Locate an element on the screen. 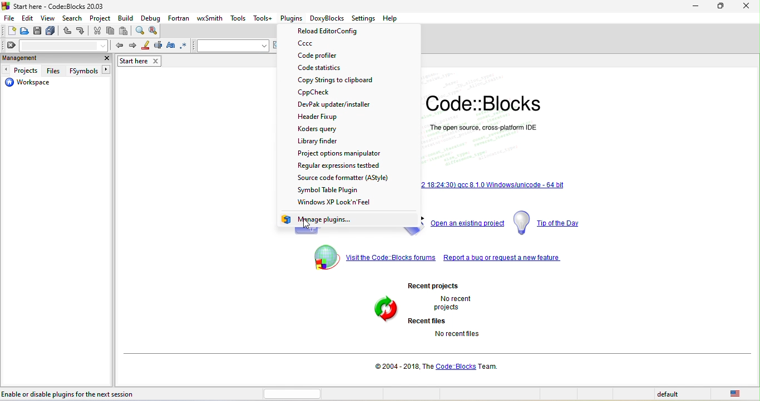 This screenshot has height=401, width=760. doxyblocks is located at coordinates (328, 18).